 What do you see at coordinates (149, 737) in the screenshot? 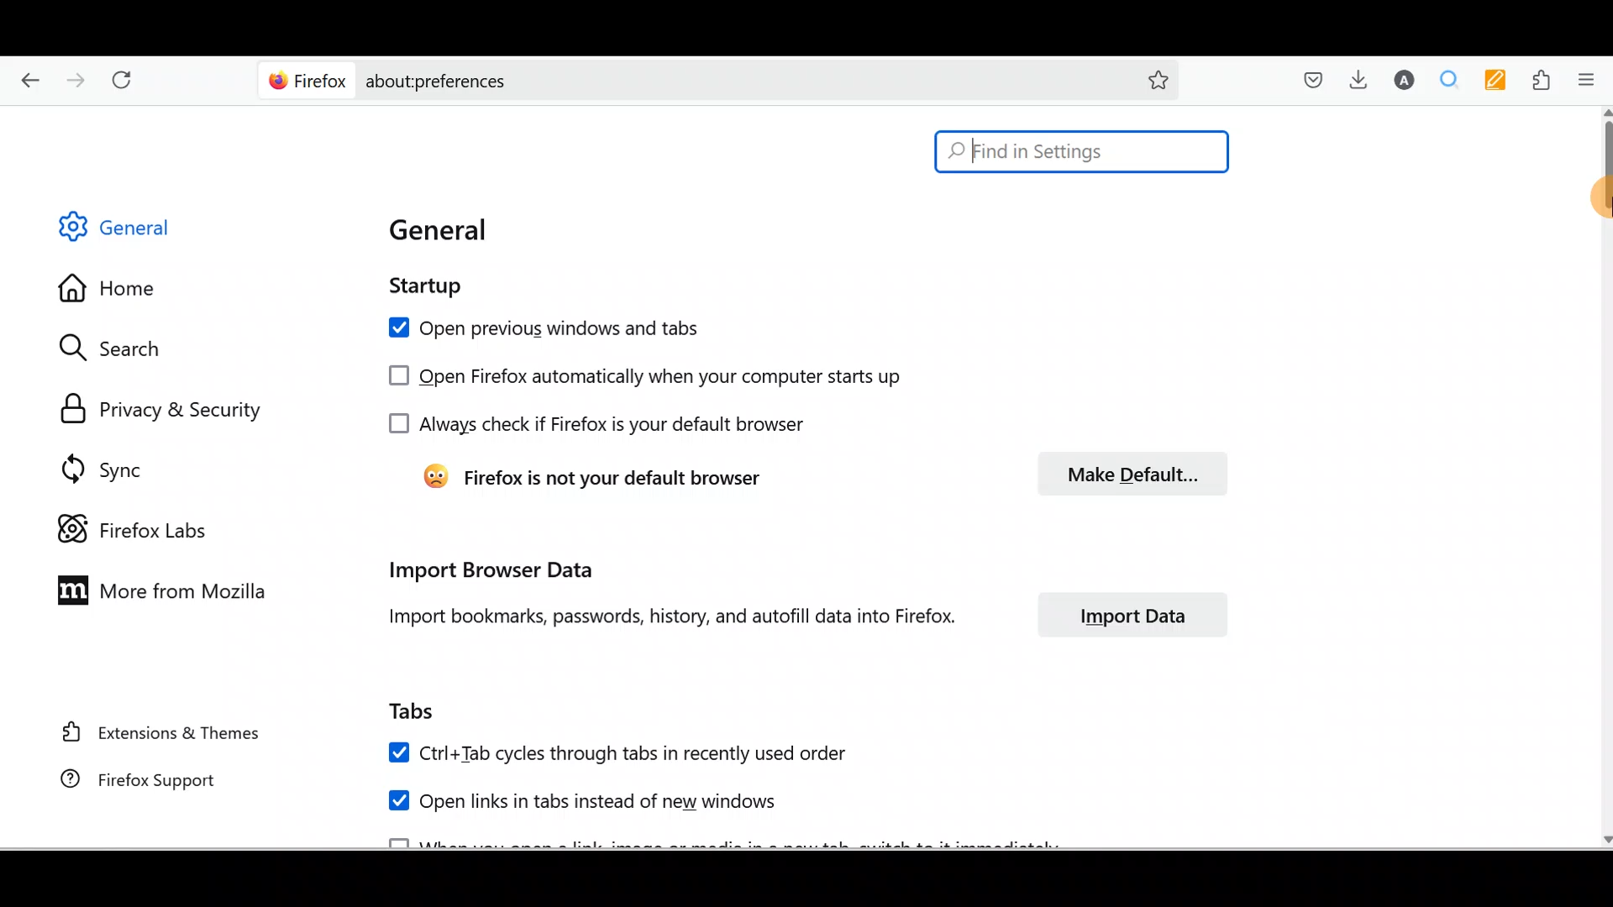
I see `Extension & themes` at bounding box center [149, 737].